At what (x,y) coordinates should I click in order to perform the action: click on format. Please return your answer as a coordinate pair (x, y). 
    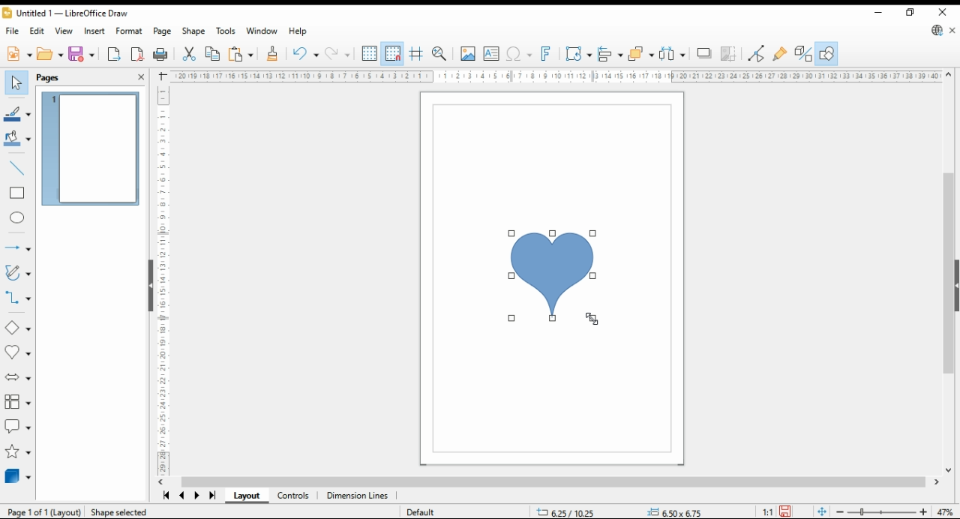
    Looking at the image, I should click on (128, 31).